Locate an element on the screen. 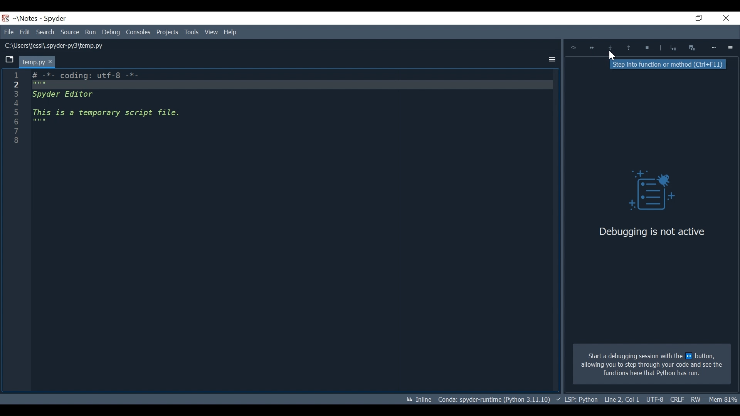 The width and height of the screenshot is (740, 416). Debug is located at coordinates (111, 32).